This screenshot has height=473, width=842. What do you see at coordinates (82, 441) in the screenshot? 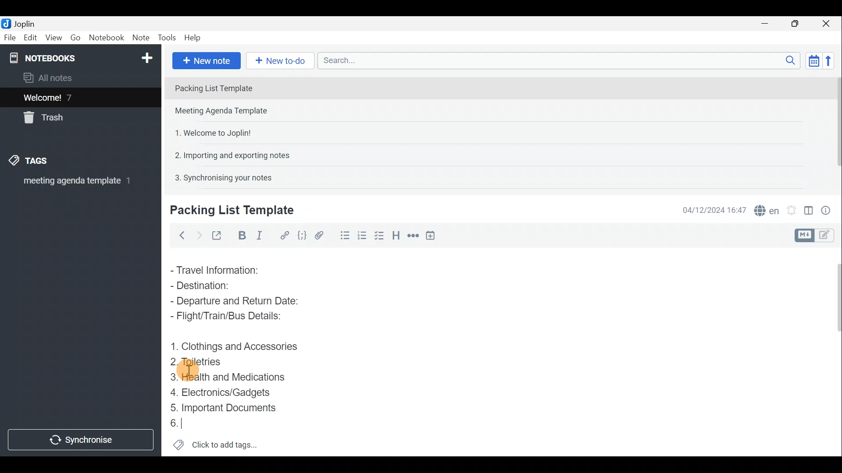
I see `Synchronise` at bounding box center [82, 441].